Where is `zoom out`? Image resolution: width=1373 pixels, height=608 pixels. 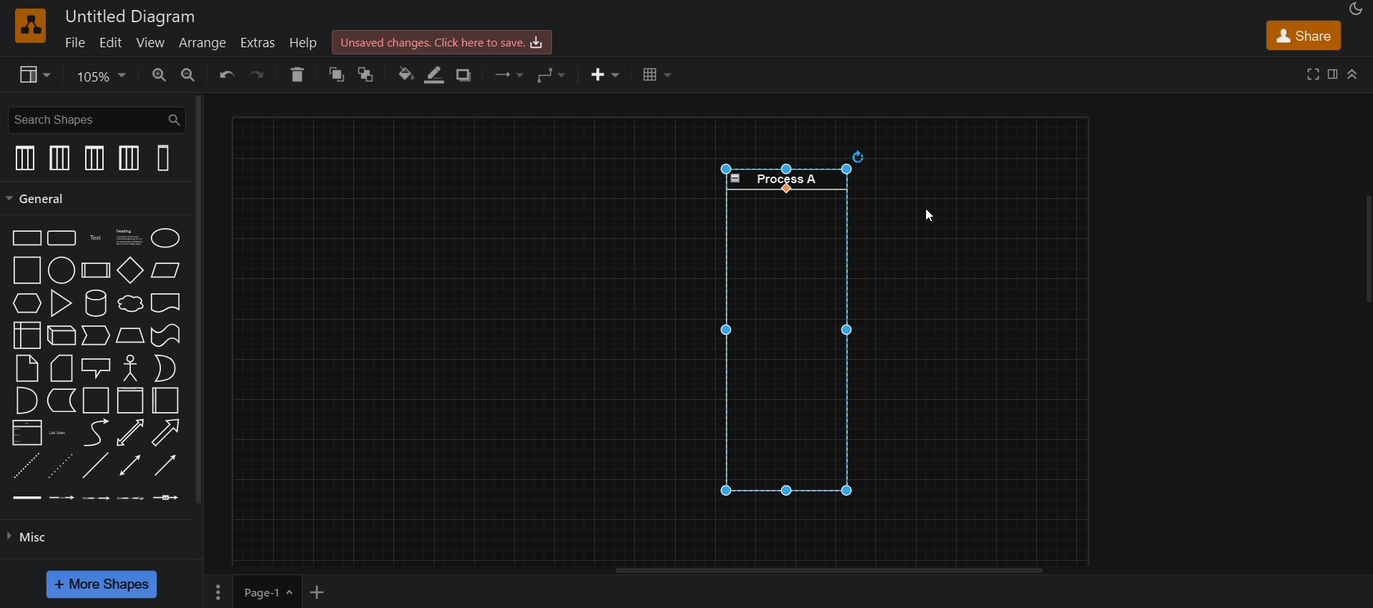 zoom out is located at coordinates (190, 77).